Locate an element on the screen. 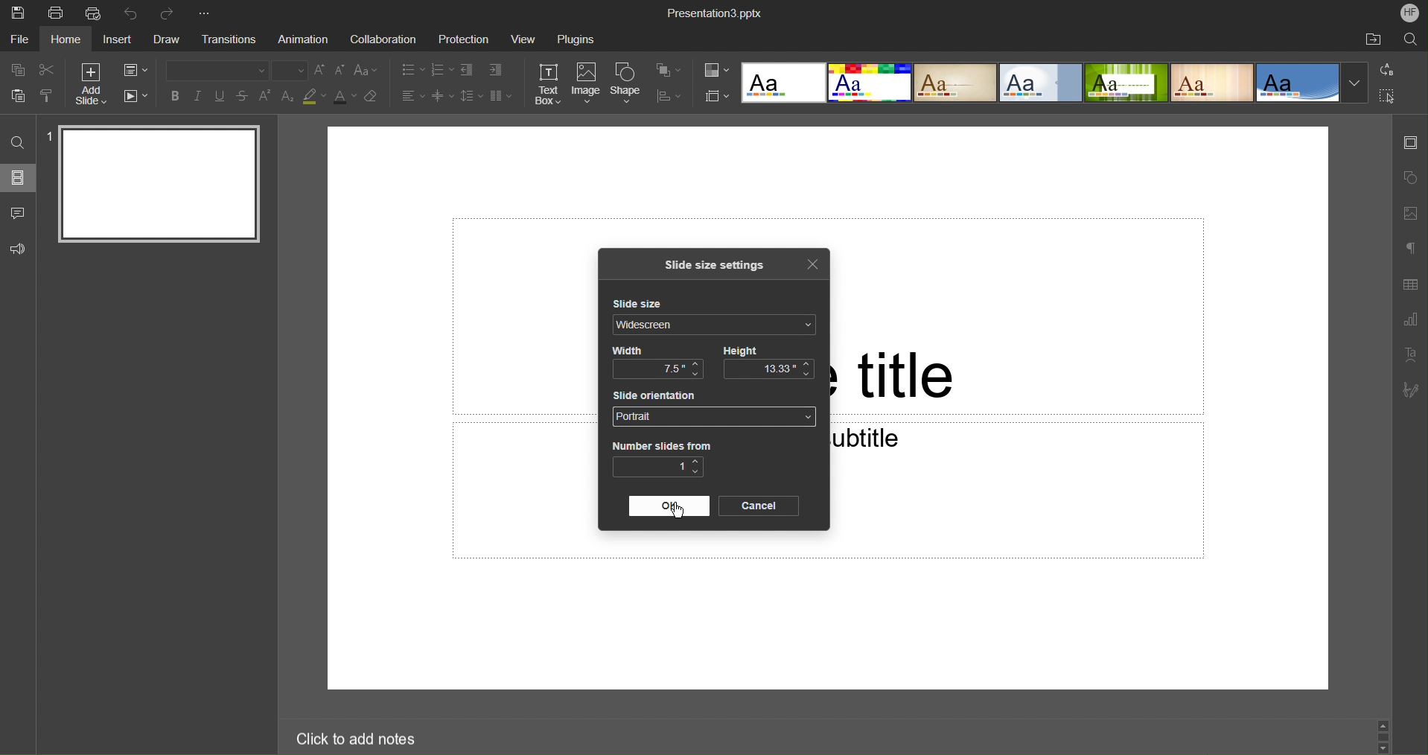  Close is located at coordinates (812, 264).